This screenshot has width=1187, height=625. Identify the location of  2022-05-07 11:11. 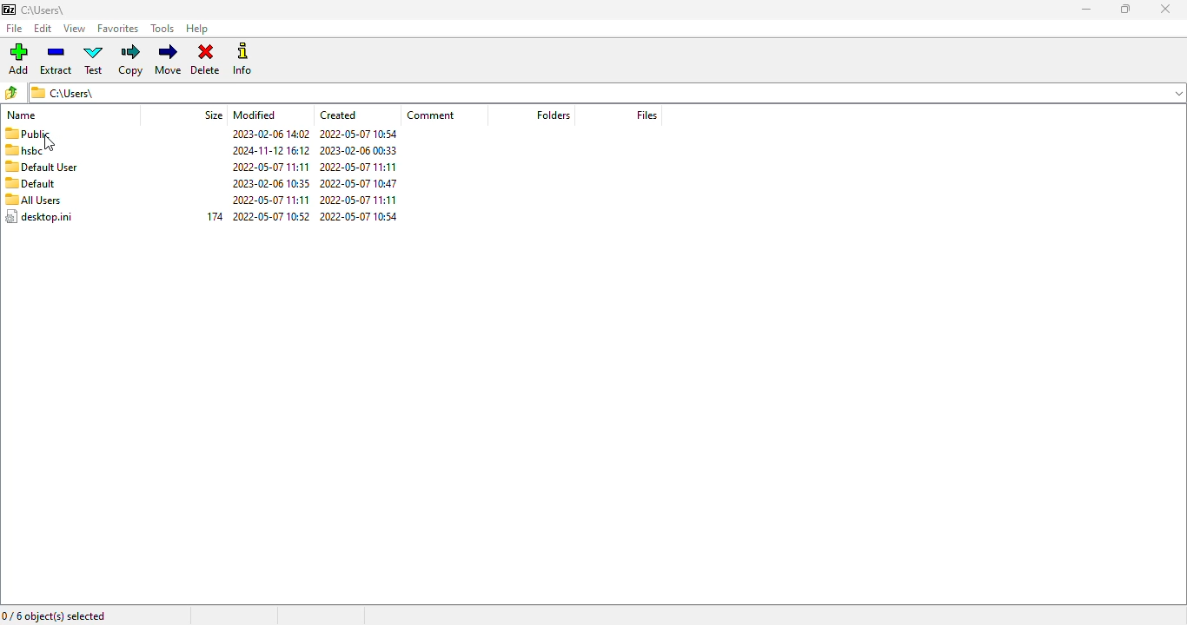
(365, 200).